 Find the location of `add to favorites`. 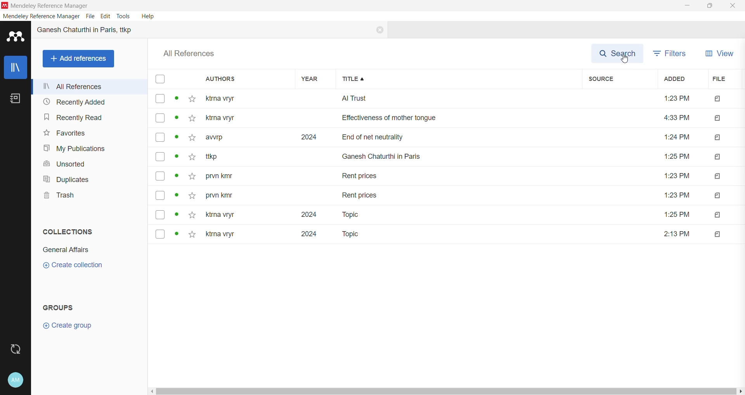

add to favorites is located at coordinates (193, 118).